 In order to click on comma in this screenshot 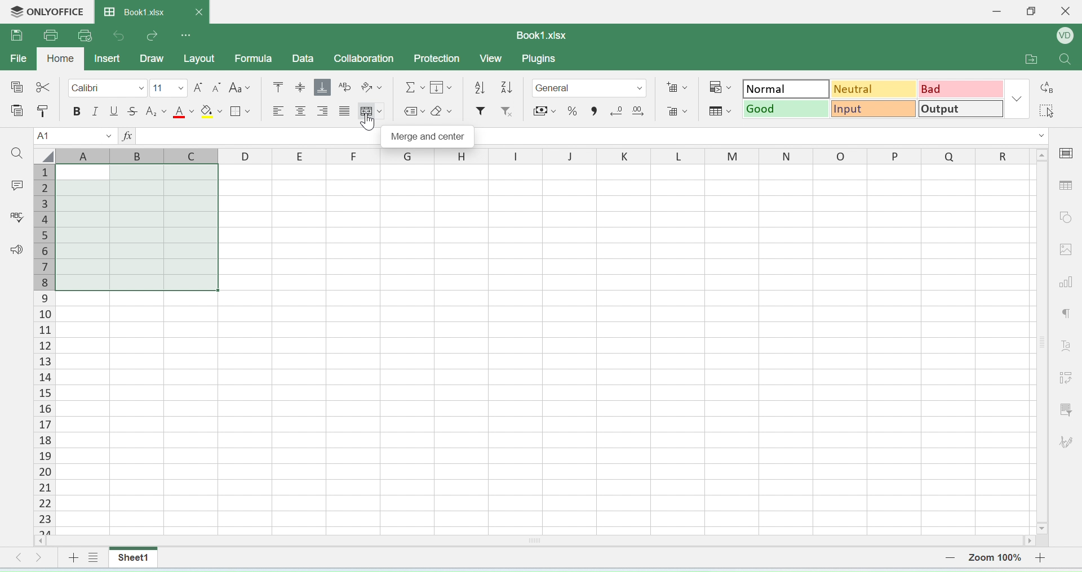, I will do `click(599, 111)`.